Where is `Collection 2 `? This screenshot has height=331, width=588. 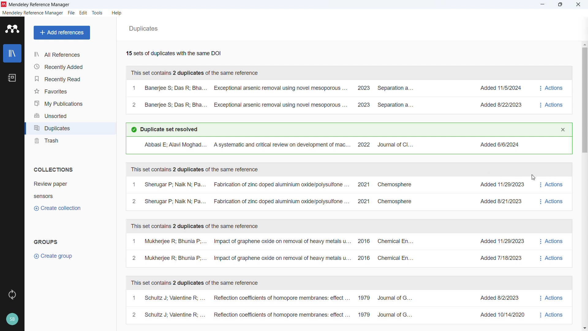
Collection 2  is located at coordinates (44, 196).